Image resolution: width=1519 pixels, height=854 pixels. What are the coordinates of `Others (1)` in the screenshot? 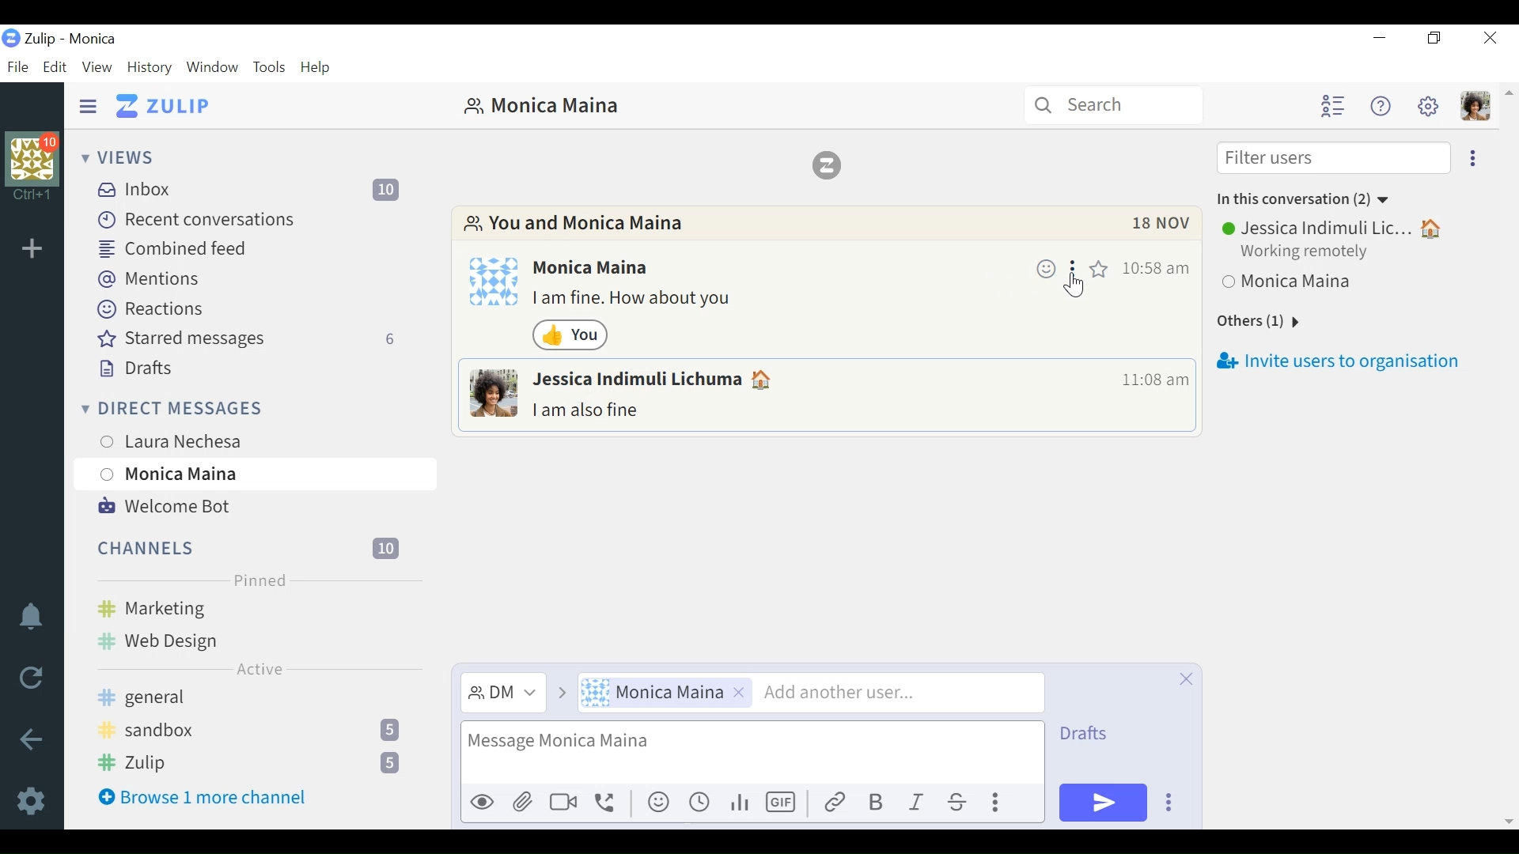 It's located at (1273, 322).